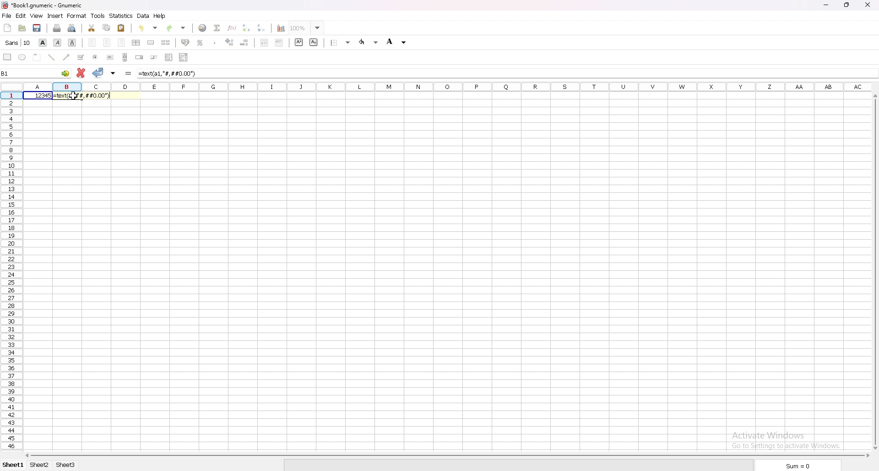 This screenshot has height=471, width=879. What do you see at coordinates (848, 4) in the screenshot?
I see `resize` at bounding box center [848, 4].